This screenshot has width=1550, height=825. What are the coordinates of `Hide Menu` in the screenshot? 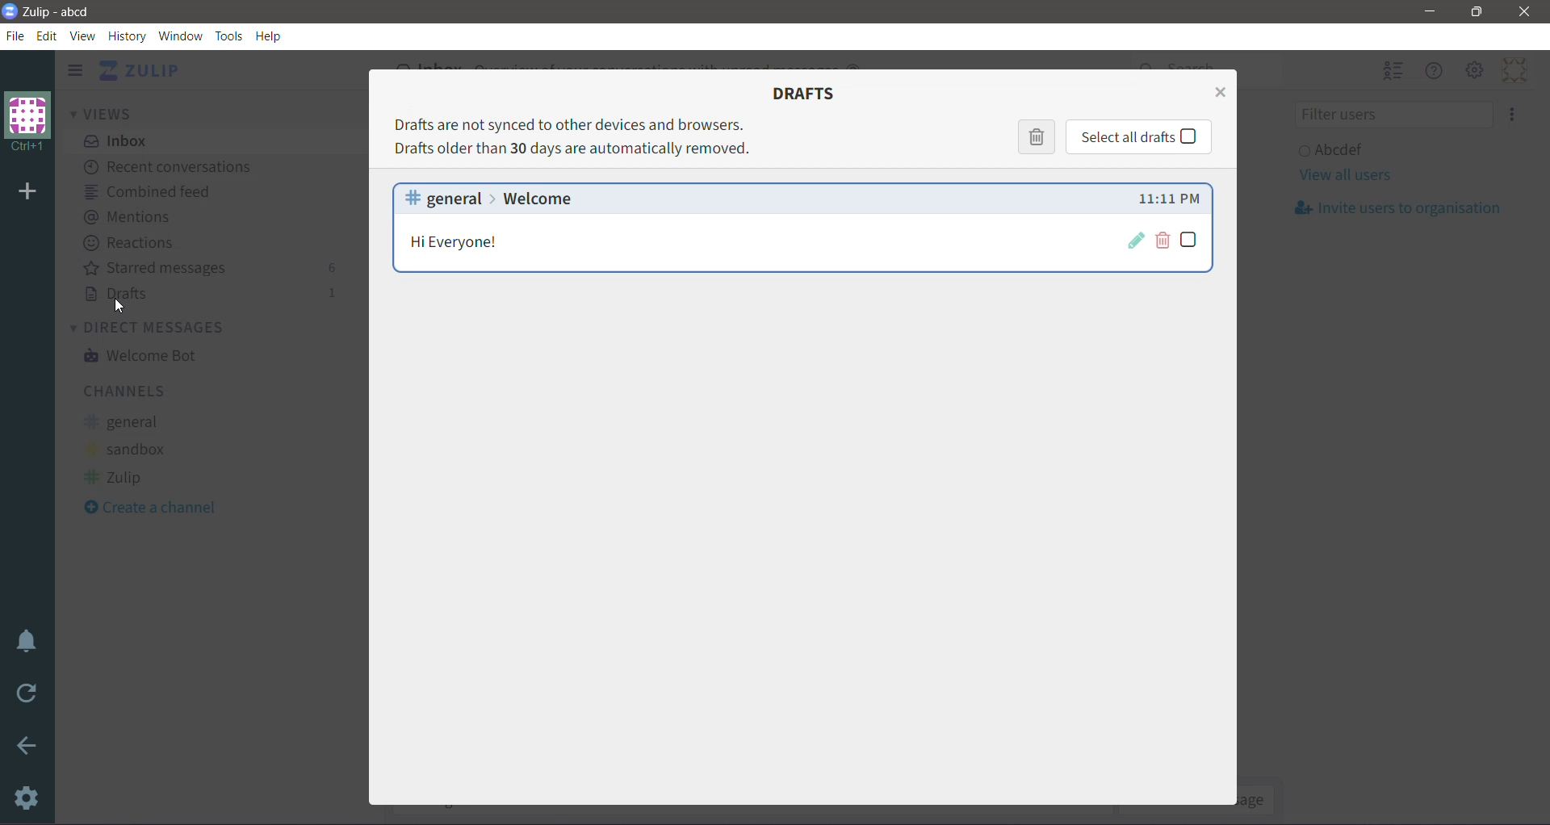 It's located at (1435, 71).